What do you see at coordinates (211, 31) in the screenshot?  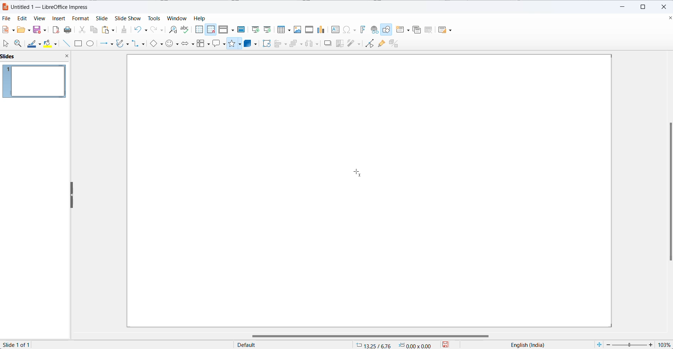 I see `snap to grid` at bounding box center [211, 31].